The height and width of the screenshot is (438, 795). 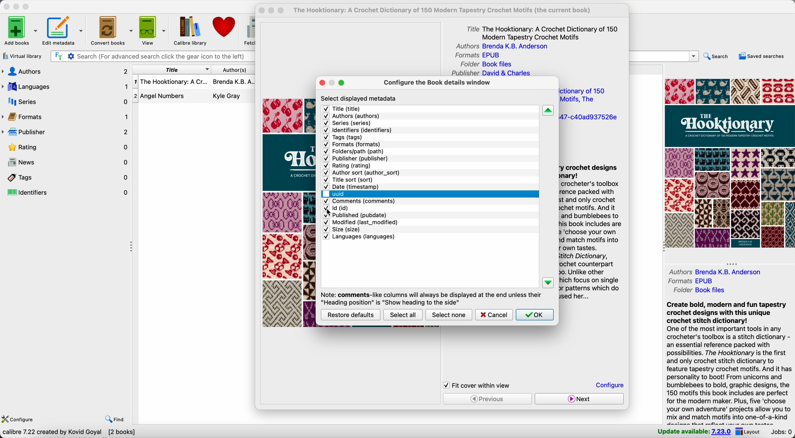 What do you see at coordinates (729, 163) in the screenshot?
I see `book cover preview` at bounding box center [729, 163].